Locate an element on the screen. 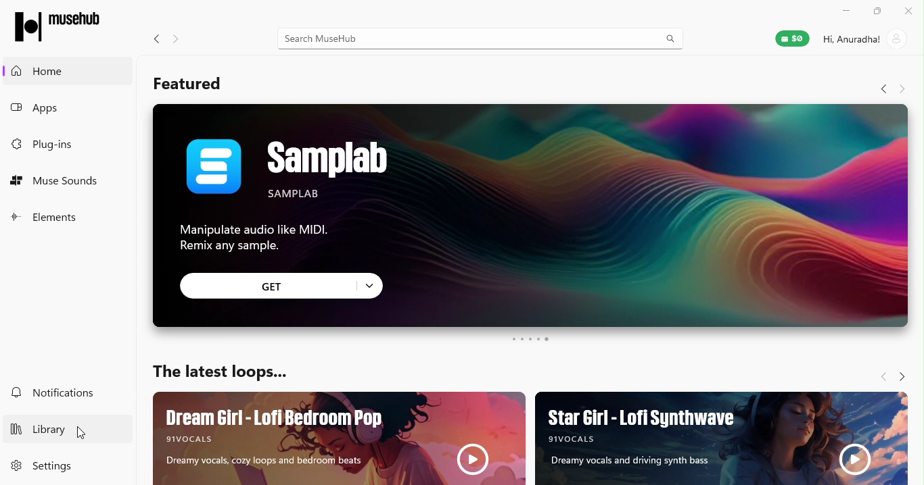 The height and width of the screenshot is (485, 924). Library is located at coordinates (61, 426).